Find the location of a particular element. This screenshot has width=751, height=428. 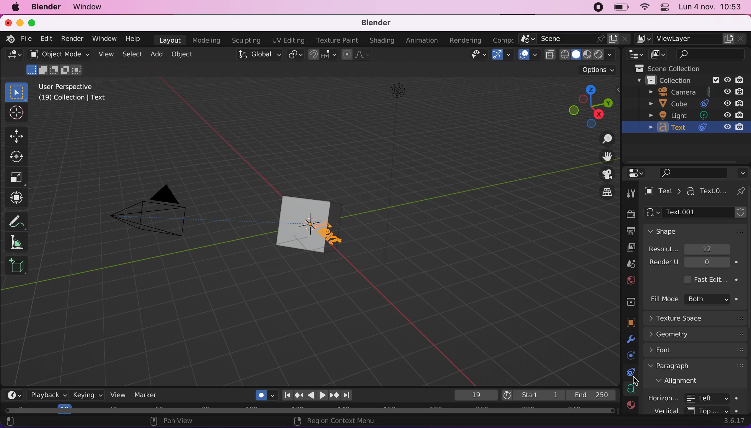

modeling is located at coordinates (209, 40).